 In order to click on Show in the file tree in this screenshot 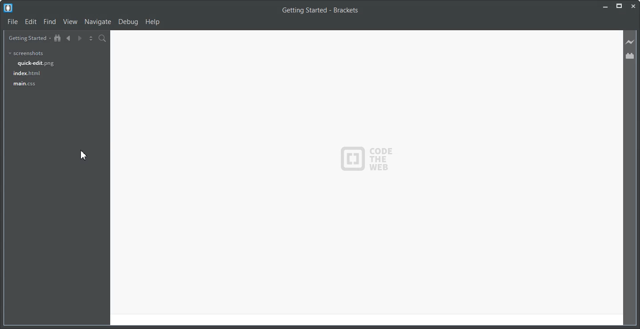, I will do `click(58, 38)`.